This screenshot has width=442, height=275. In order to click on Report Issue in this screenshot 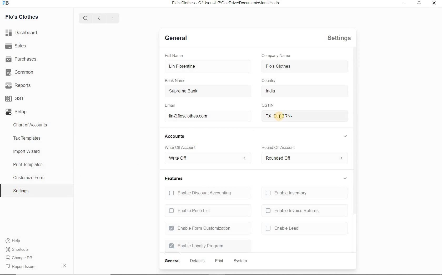, I will do `click(22, 258)`.